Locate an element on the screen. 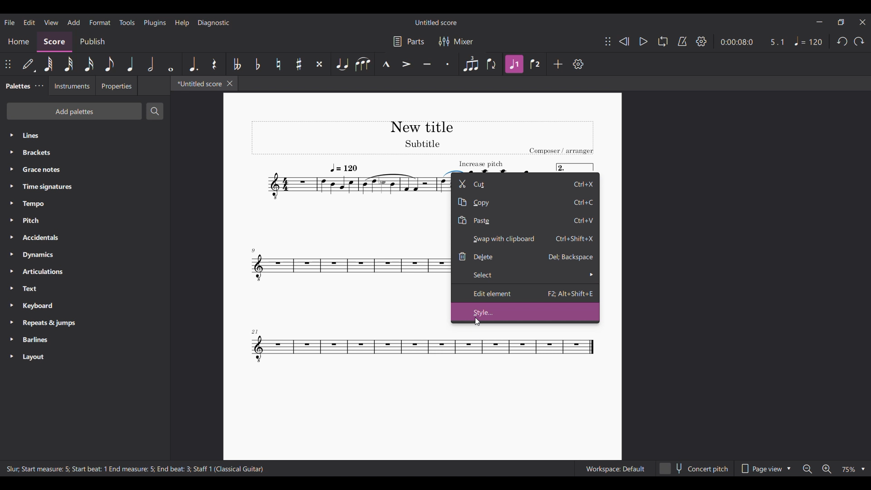  Format menu is located at coordinates (100, 22).